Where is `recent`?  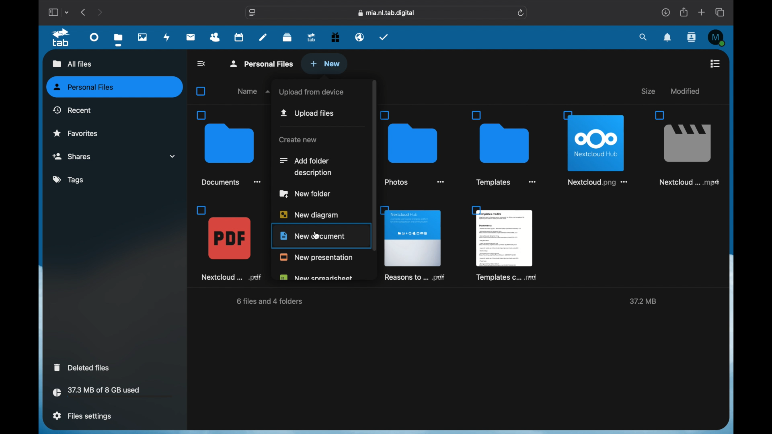
recent is located at coordinates (72, 110).